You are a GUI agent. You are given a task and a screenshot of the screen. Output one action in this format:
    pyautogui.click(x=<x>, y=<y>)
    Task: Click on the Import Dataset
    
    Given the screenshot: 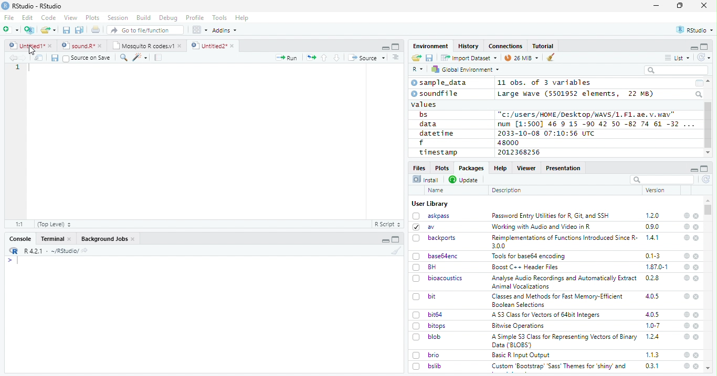 What is the action you would take?
    pyautogui.click(x=469, y=58)
    